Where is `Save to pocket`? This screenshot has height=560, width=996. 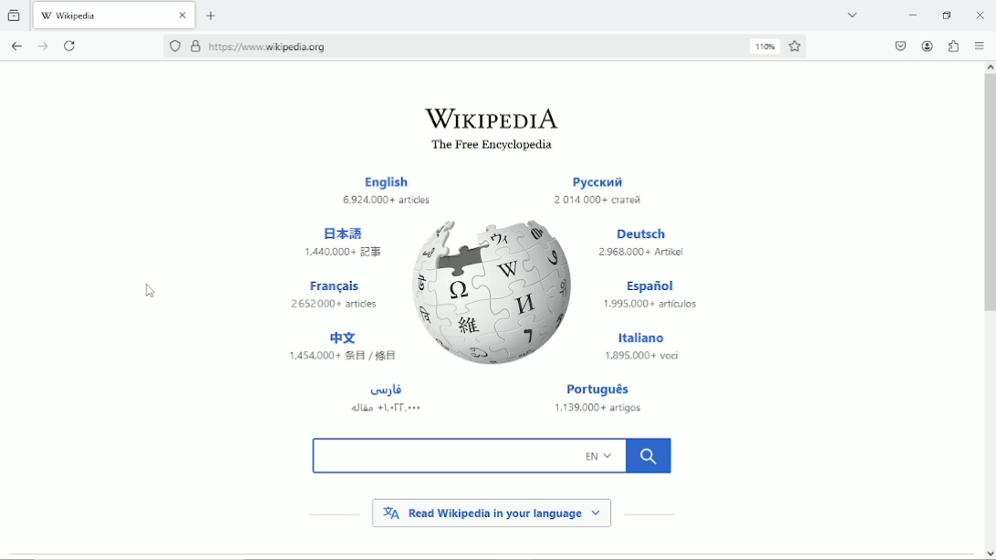
Save to pocket is located at coordinates (898, 47).